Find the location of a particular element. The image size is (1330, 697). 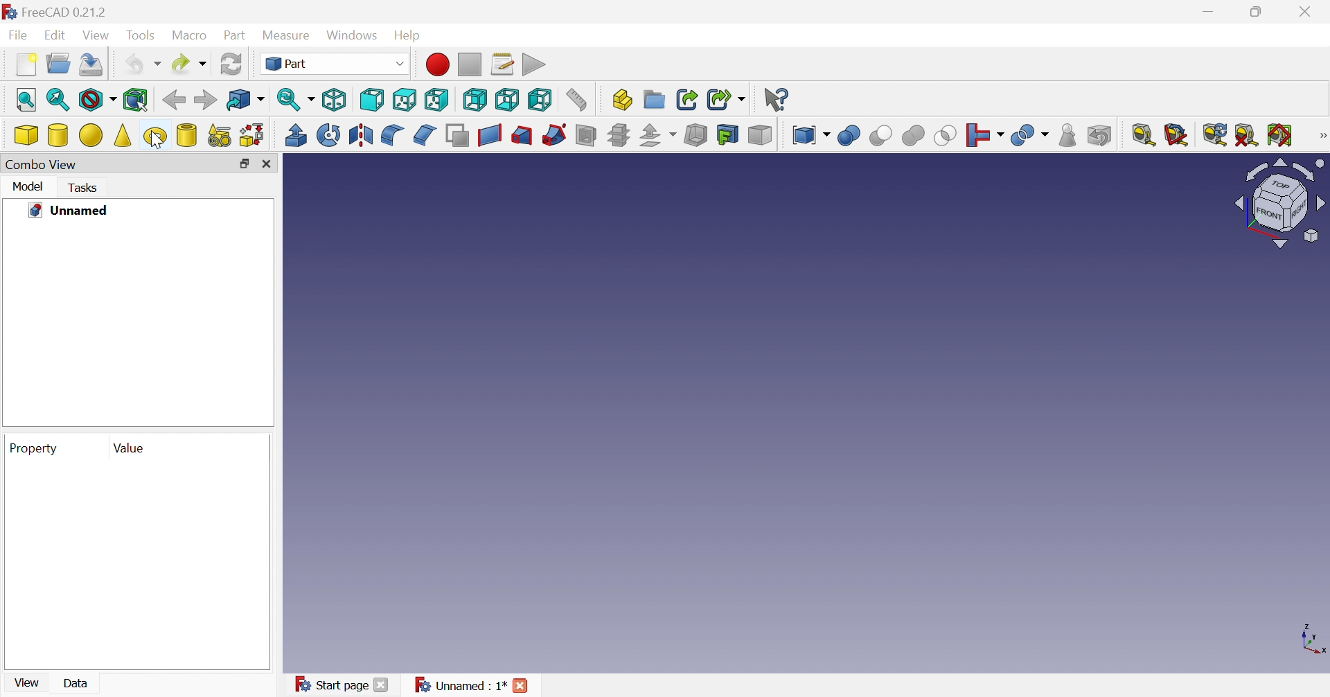

Loft... is located at coordinates (522, 136).